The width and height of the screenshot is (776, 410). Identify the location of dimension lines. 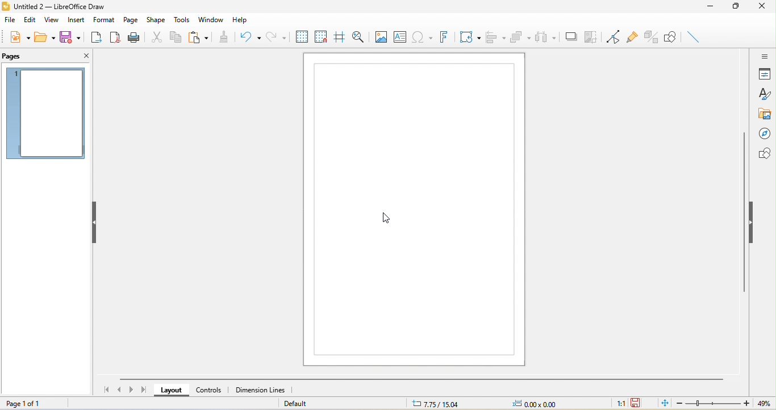
(262, 390).